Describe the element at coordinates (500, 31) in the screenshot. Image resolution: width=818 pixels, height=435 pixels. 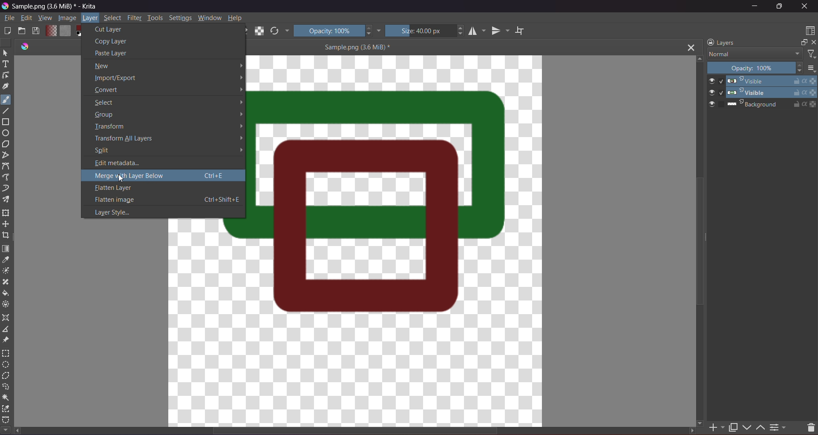
I see `Vertical Mirror Tool` at that location.